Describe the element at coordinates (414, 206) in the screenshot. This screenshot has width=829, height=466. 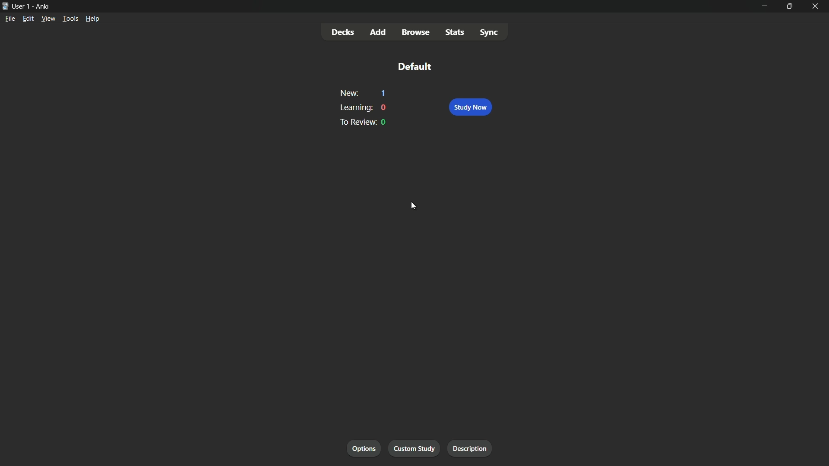
I see `cursor` at that location.